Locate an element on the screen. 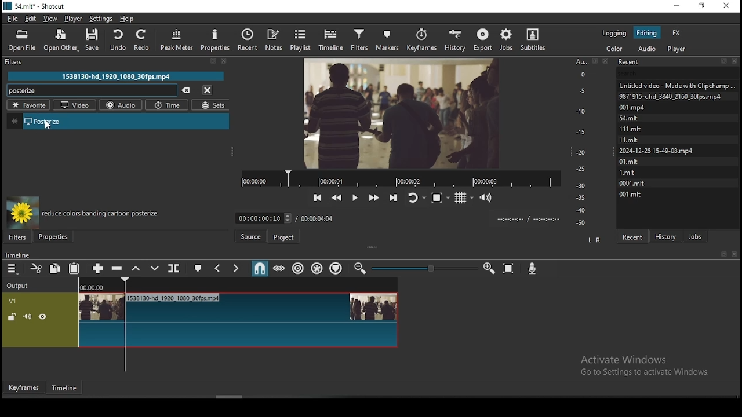  logging is located at coordinates (614, 32).